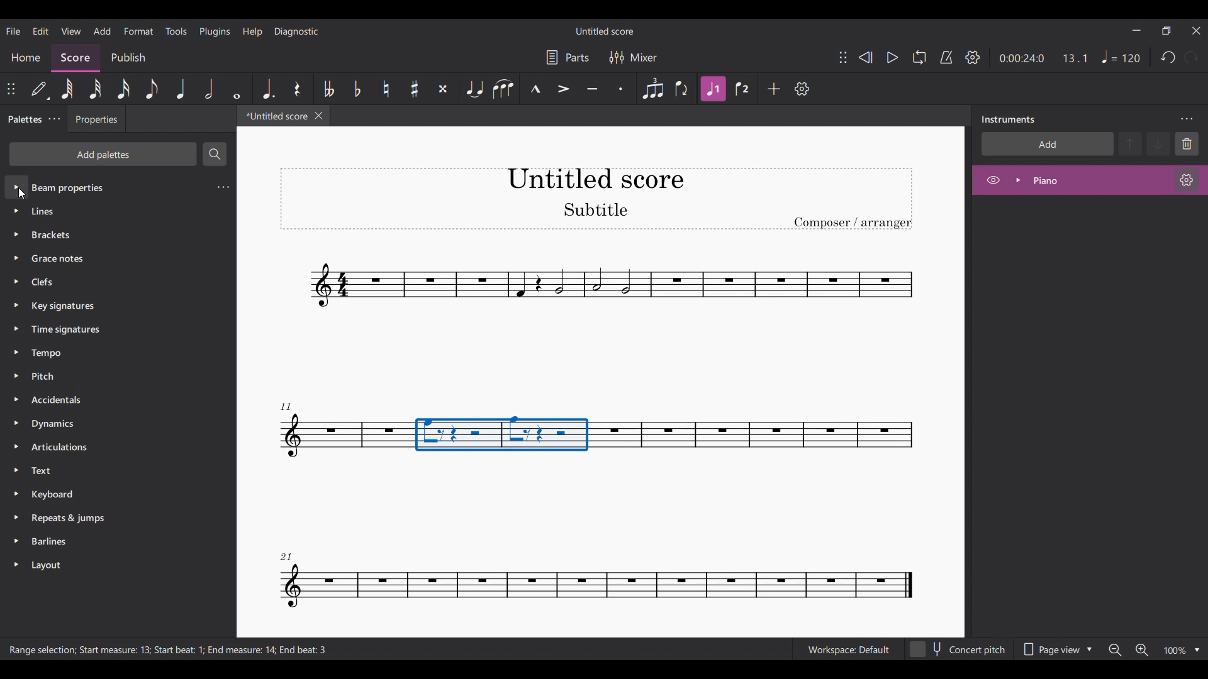  Describe the element at coordinates (1132, 143) in the screenshot. I see `Move selected instrument up` at that location.